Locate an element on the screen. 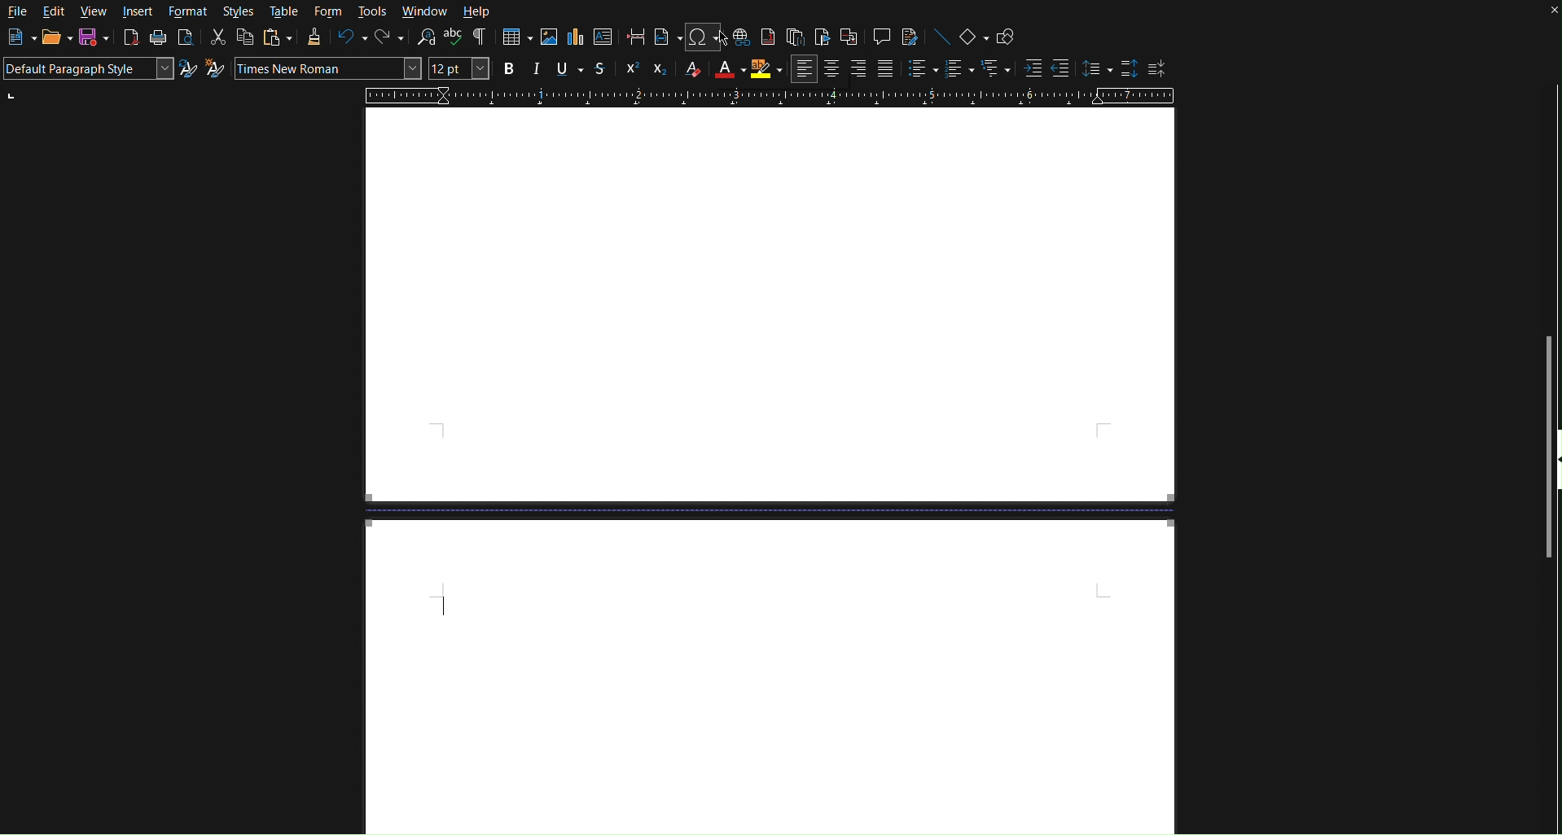 This screenshot has height=835, width=1562. Format is located at coordinates (186, 11).